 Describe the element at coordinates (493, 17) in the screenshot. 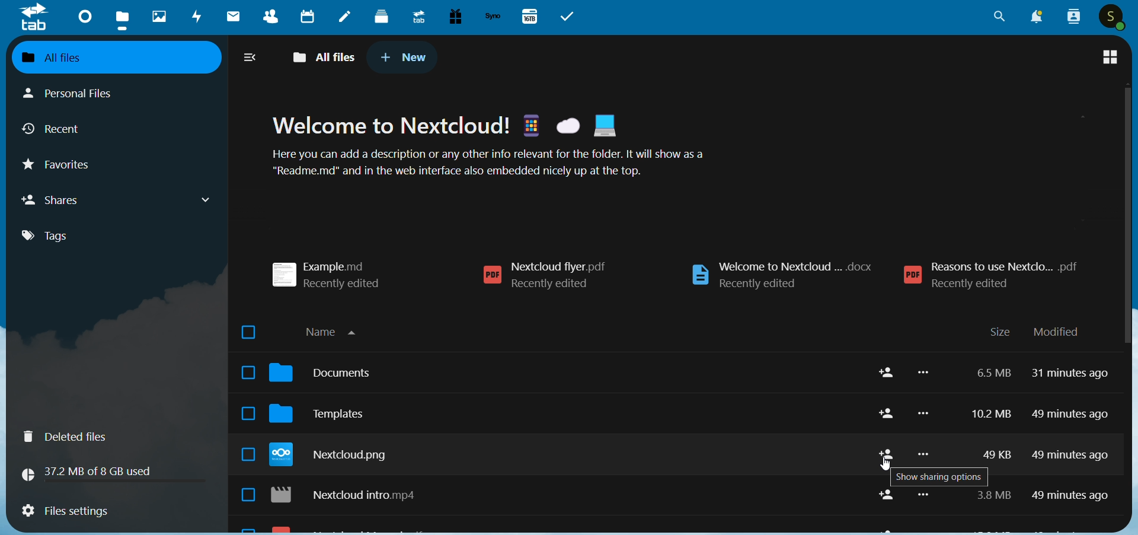

I see `synology` at that location.